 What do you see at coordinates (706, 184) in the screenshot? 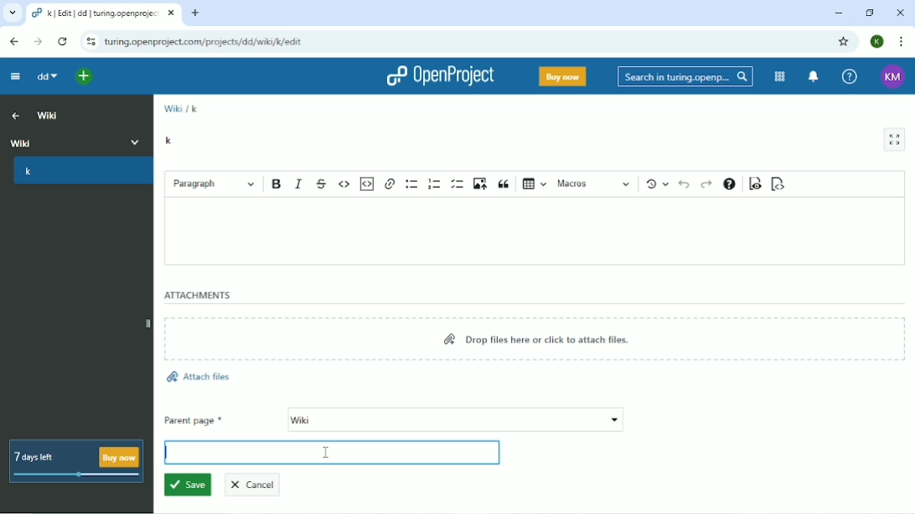
I see `Redo` at bounding box center [706, 184].